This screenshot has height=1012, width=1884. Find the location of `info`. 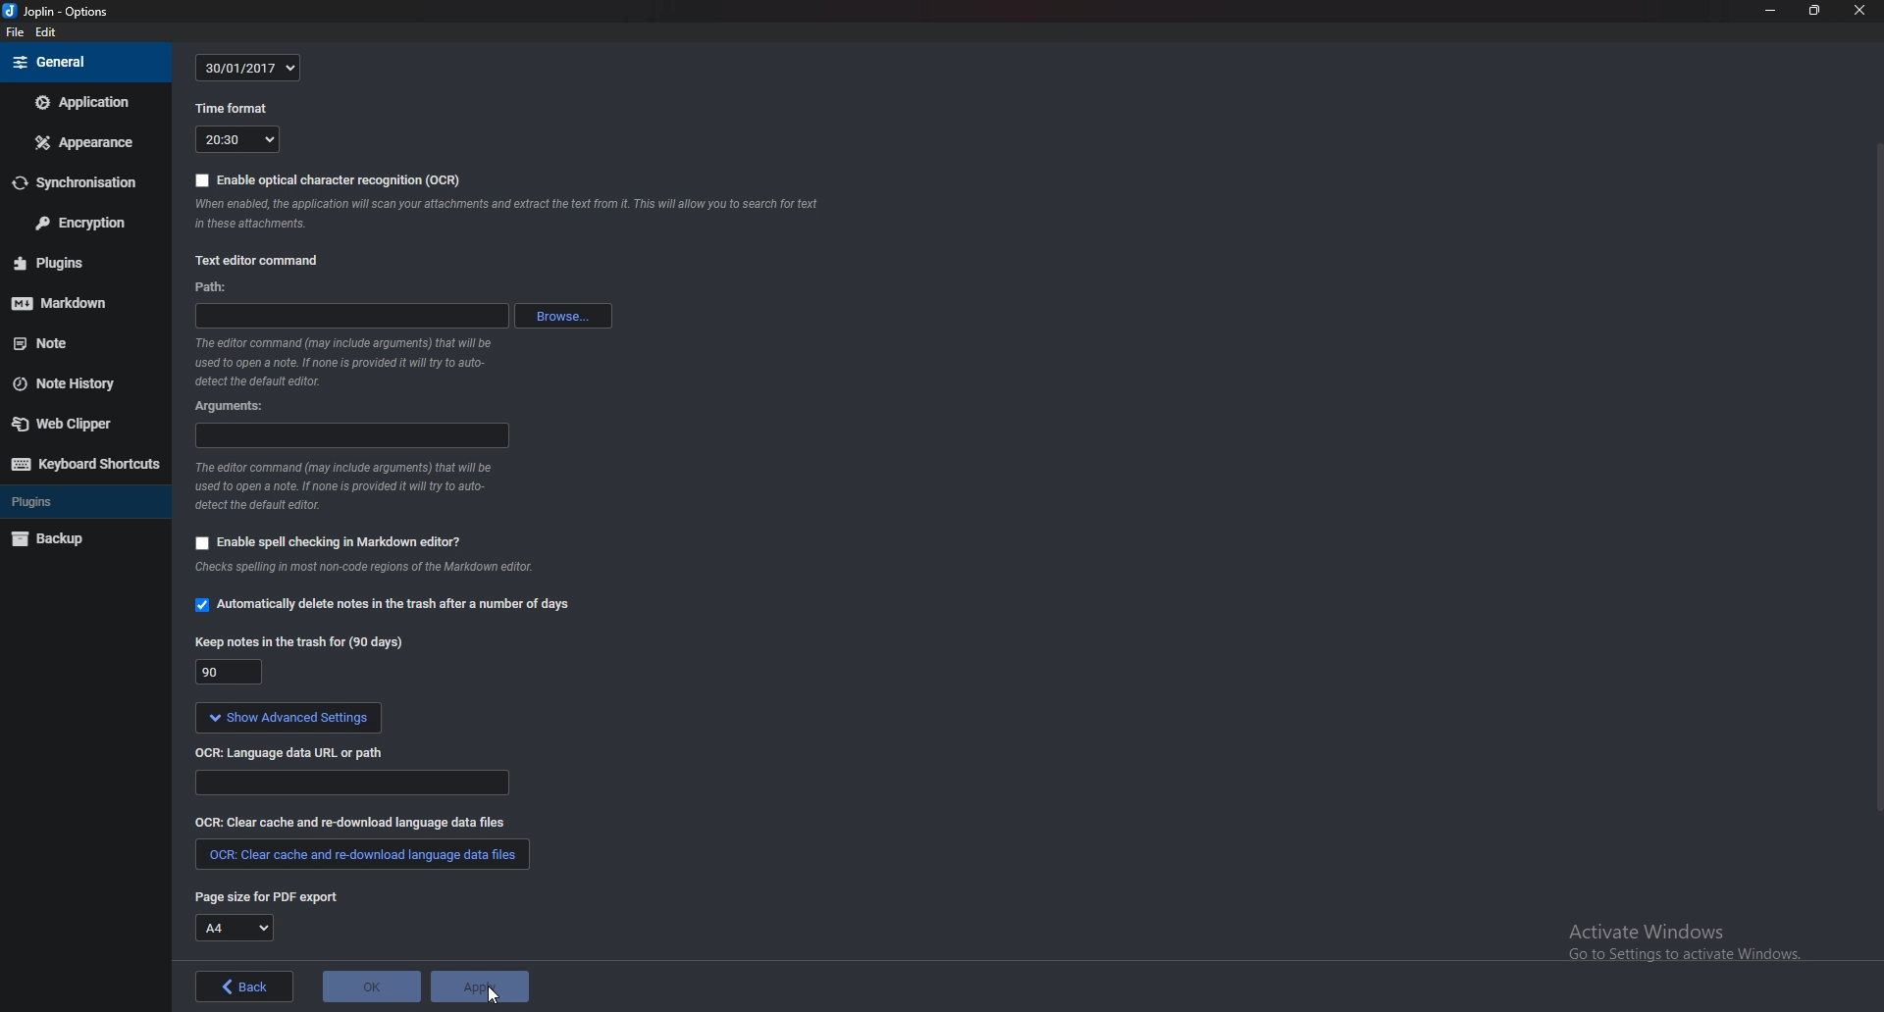

info is located at coordinates (356, 363).